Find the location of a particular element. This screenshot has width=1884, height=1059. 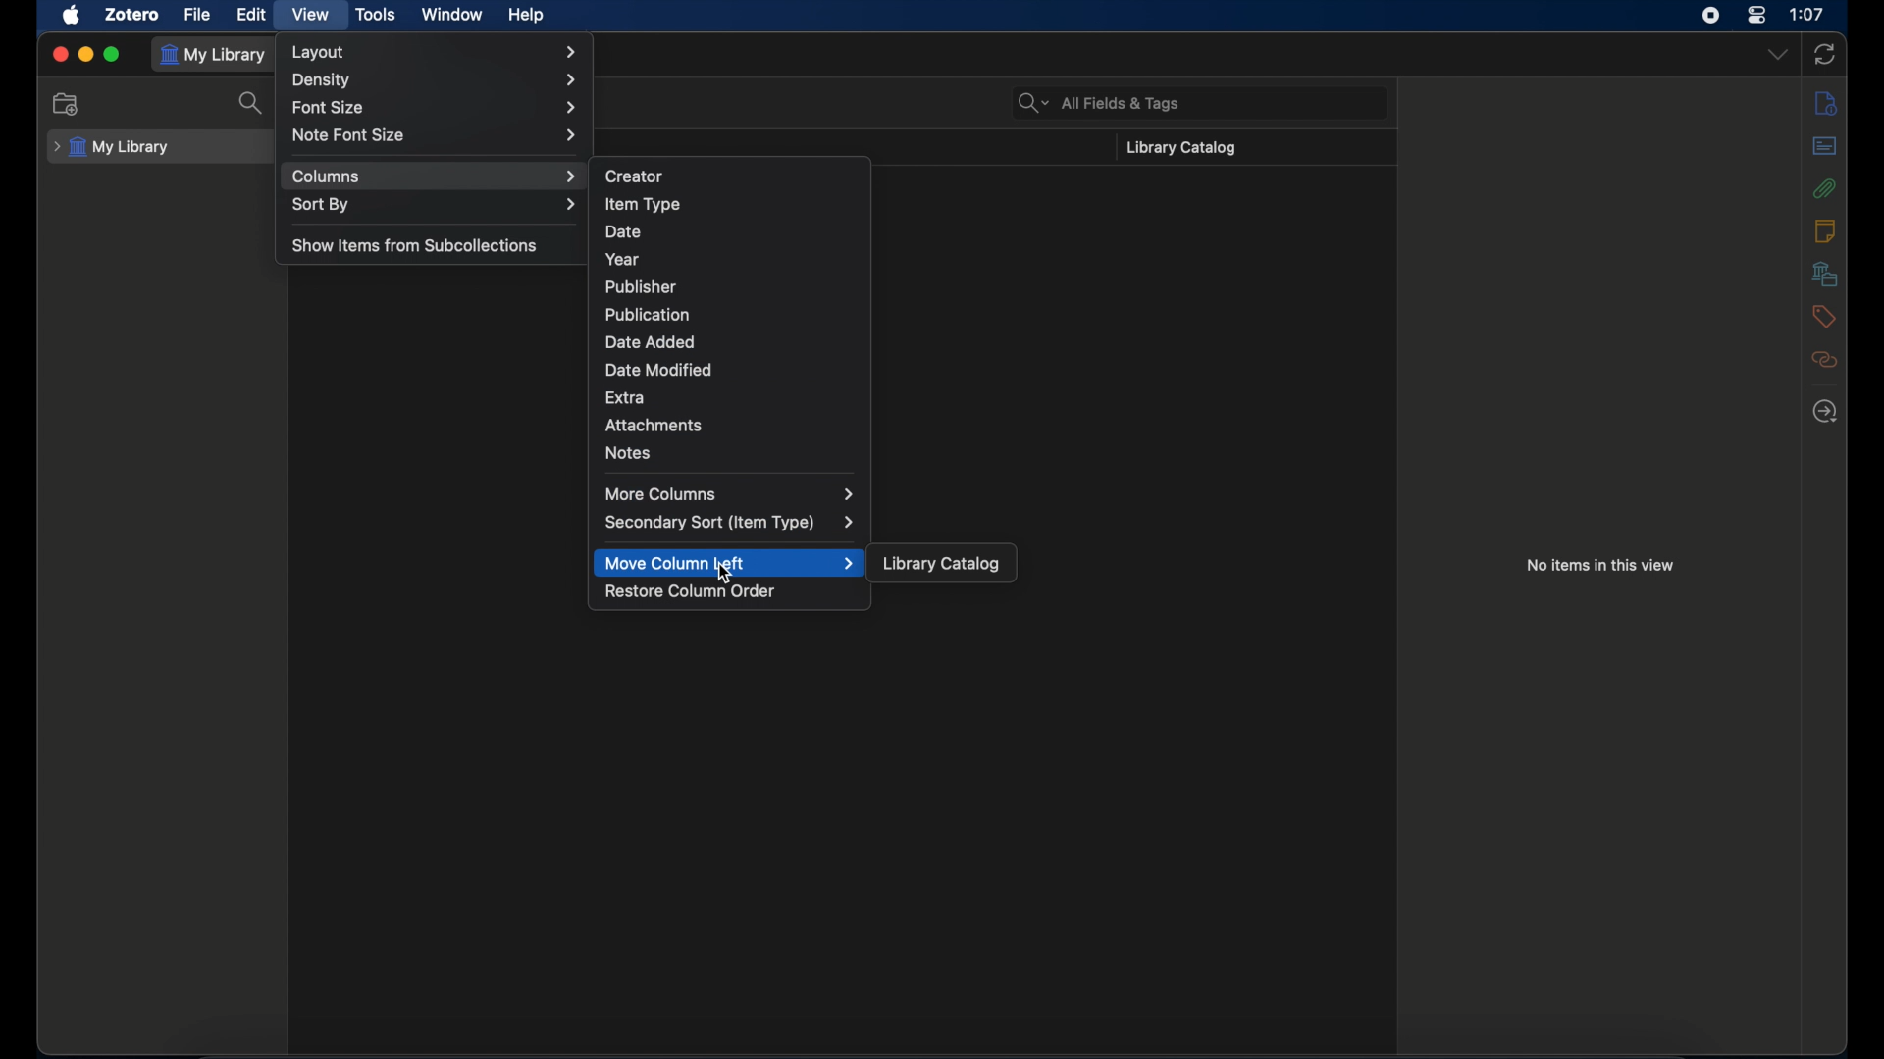

file is located at coordinates (198, 15).